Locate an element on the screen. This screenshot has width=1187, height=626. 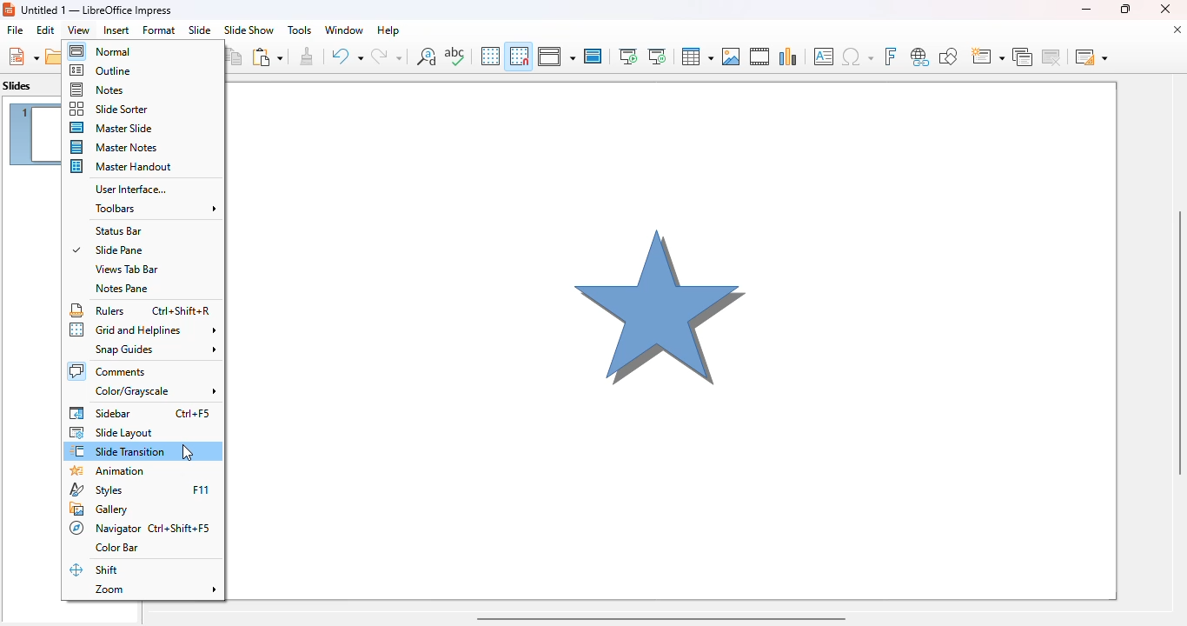
master notes is located at coordinates (114, 147).